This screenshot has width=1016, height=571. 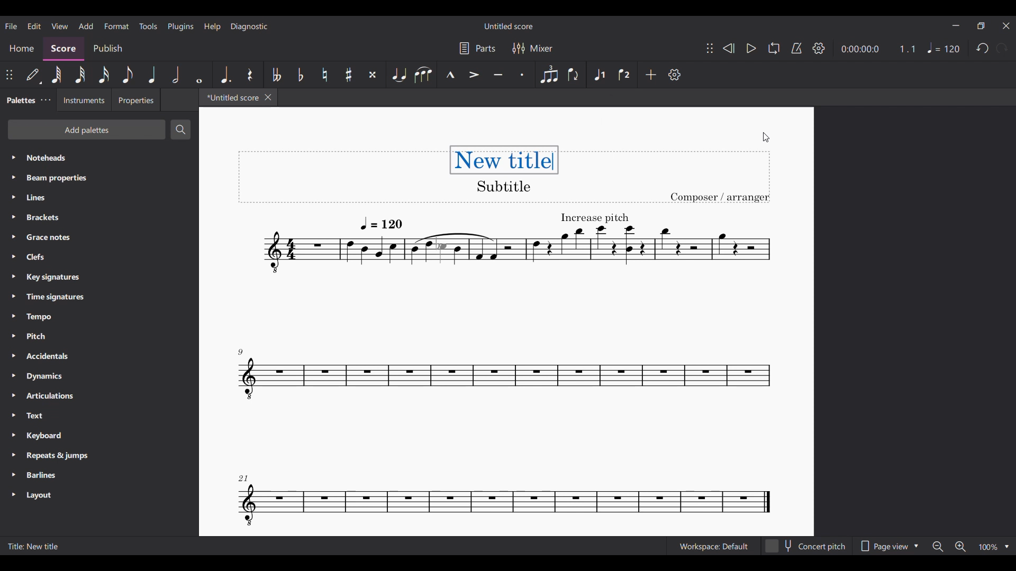 What do you see at coordinates (99, 435) in the screenshot?
I see `Keyboard` at bounding box center [99, 435].